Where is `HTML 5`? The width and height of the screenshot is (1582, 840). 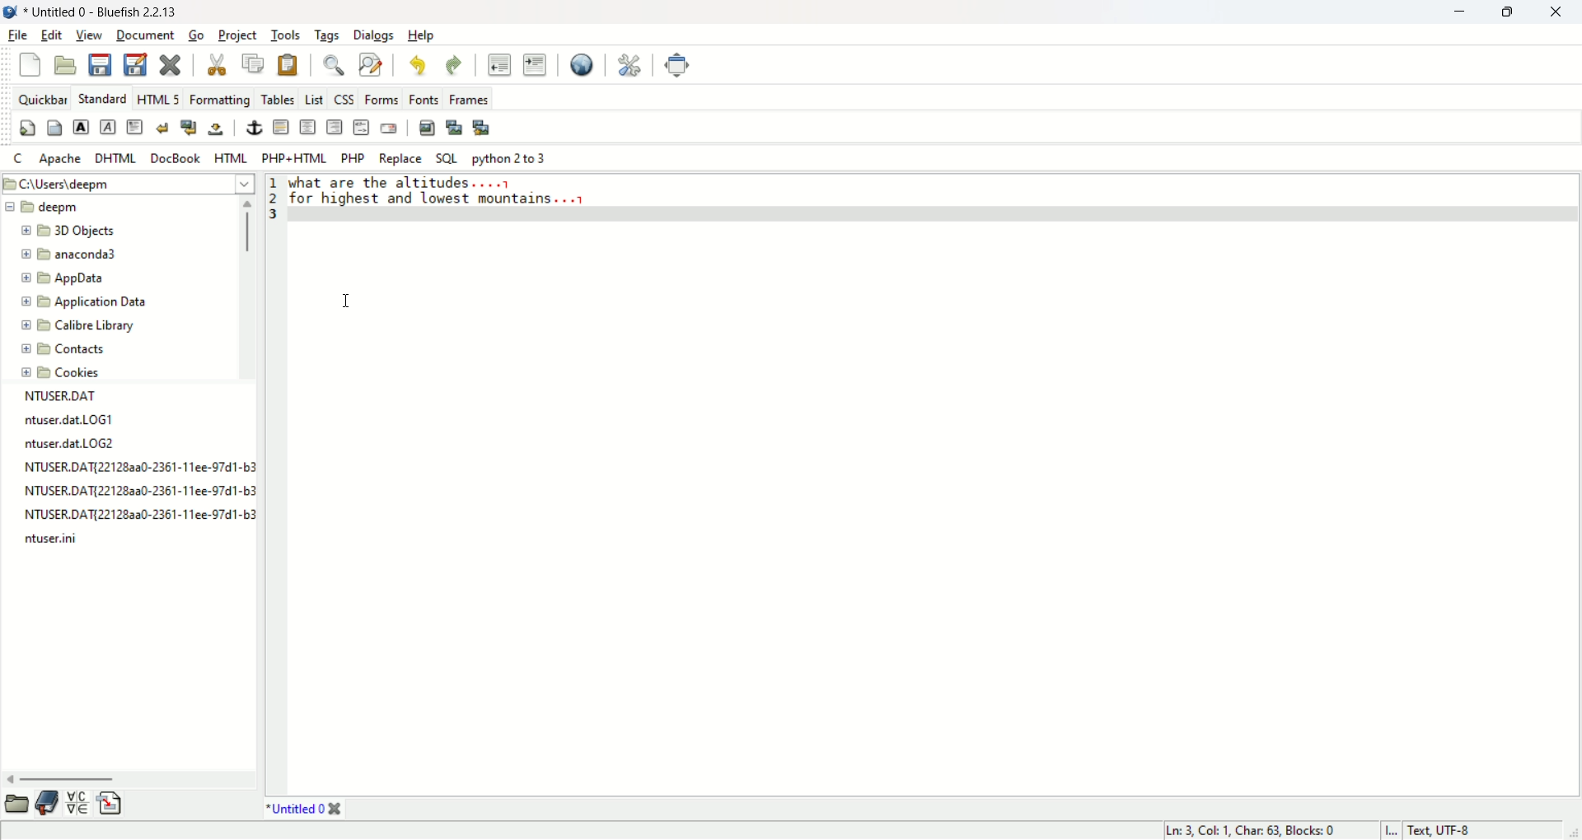
HTML 5 is located at coordinates (156, 98).